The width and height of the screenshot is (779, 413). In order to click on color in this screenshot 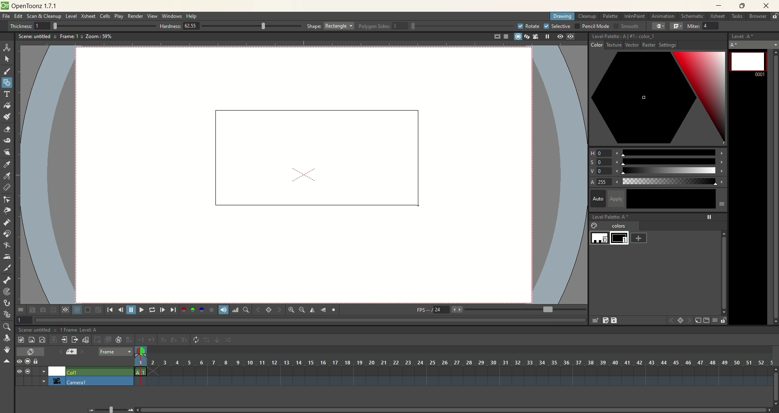, I will do `click(600, 46)`.